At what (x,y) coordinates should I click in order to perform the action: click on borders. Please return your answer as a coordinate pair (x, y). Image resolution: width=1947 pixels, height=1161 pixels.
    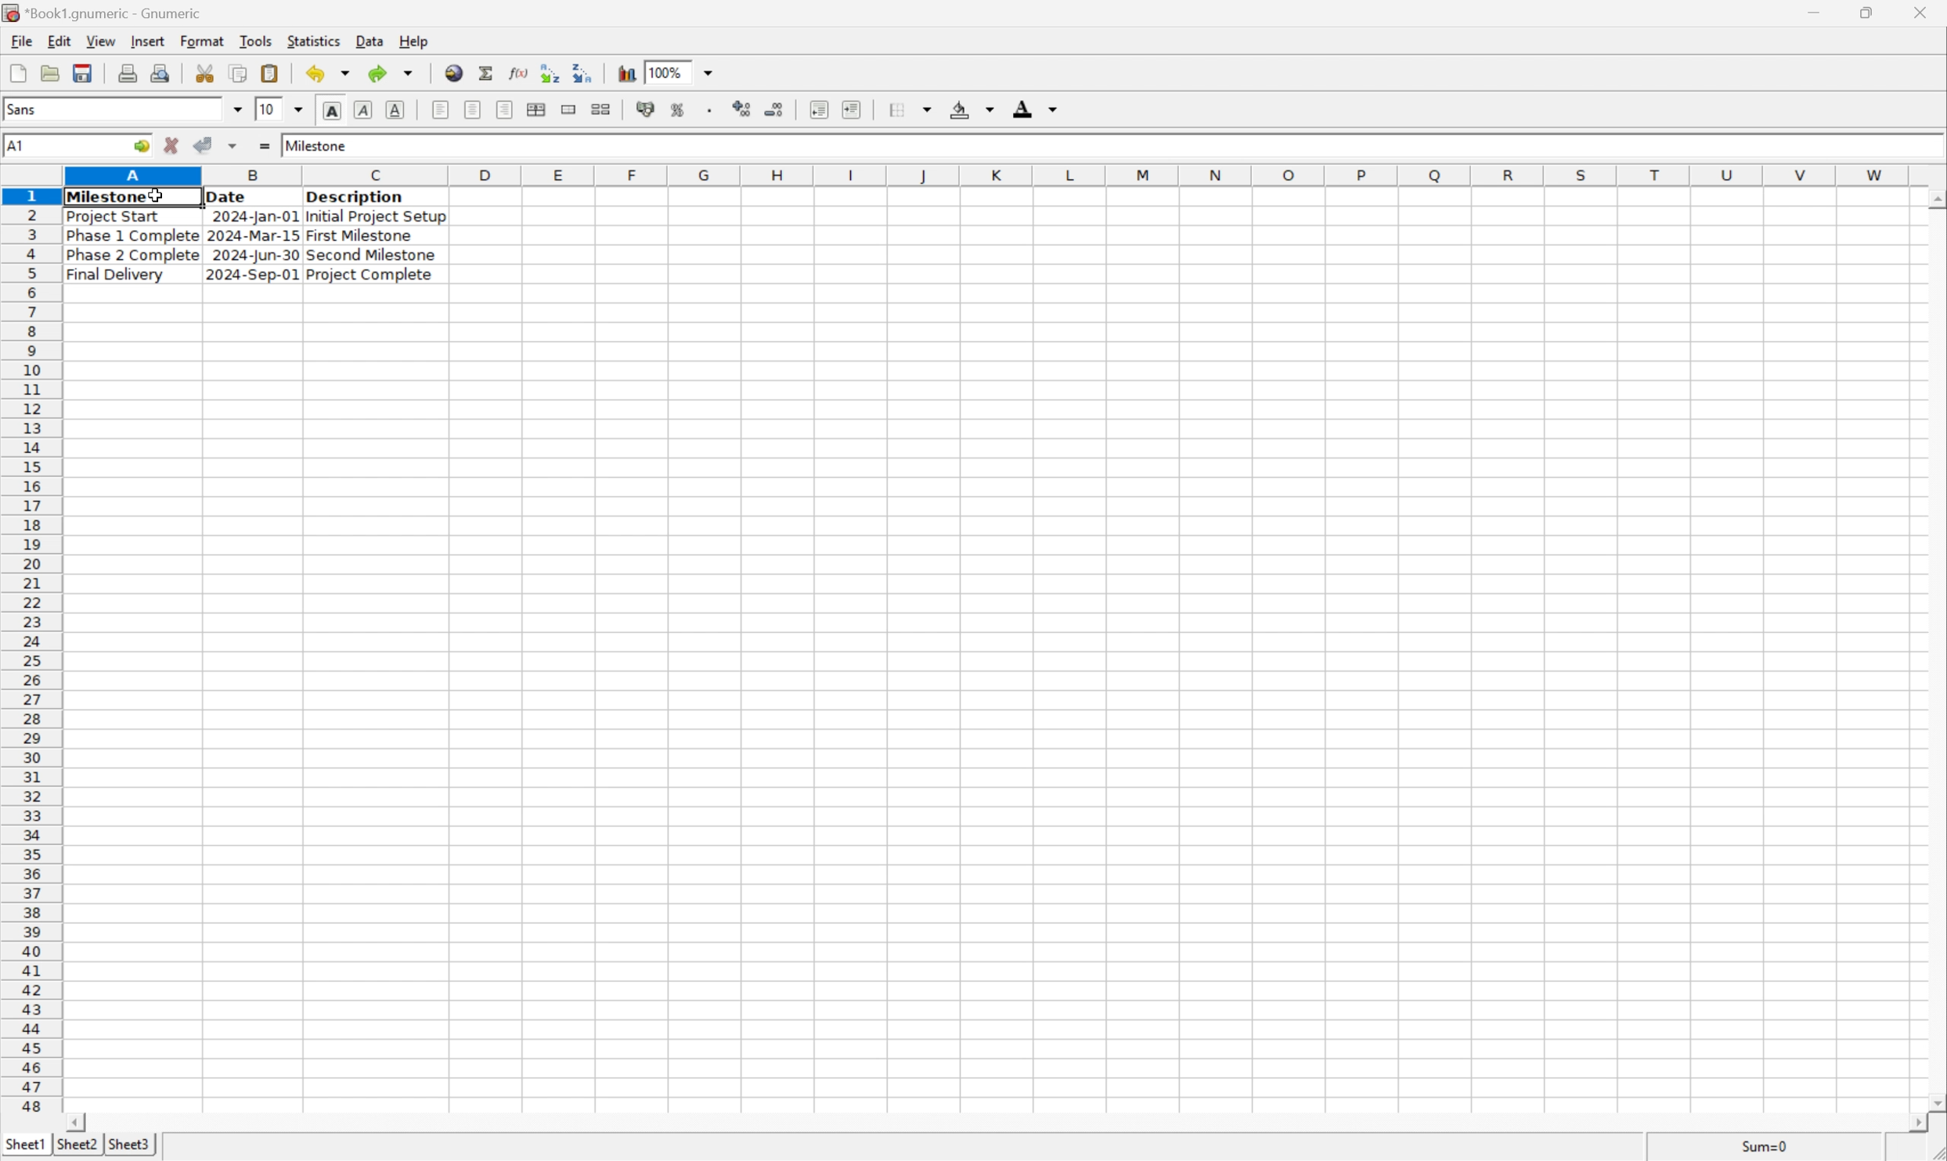
    Looking at the image, I should click on (917, 109).